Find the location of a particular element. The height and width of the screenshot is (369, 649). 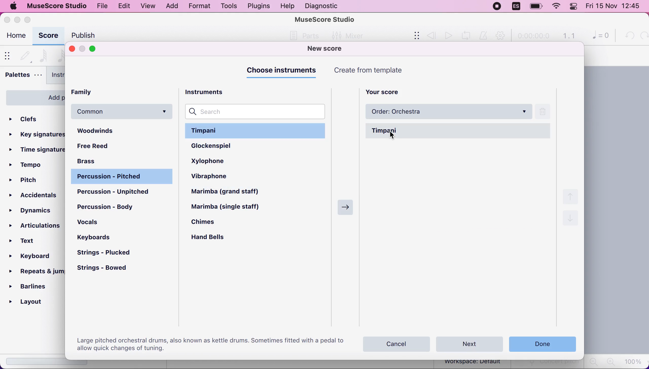

Mixer is located at coordinates (346, 35).